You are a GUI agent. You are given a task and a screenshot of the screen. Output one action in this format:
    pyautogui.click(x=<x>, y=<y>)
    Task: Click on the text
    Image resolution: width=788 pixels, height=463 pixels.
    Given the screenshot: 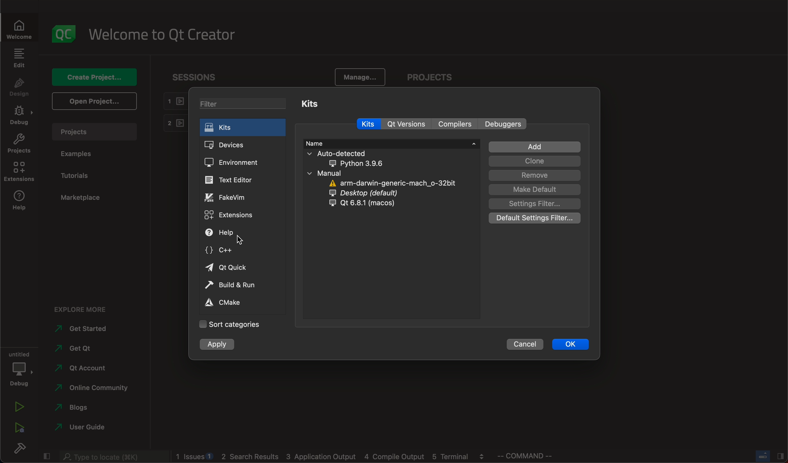 What is the action you would take?
    pyautogui.click(x=235, y=180)
    